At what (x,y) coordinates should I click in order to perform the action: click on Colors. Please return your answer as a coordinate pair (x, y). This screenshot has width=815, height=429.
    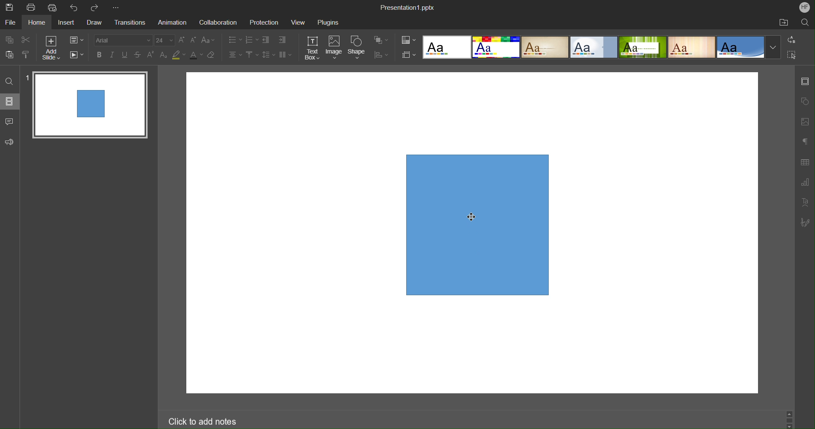
    Looking at the image, I should click on (408, 40).